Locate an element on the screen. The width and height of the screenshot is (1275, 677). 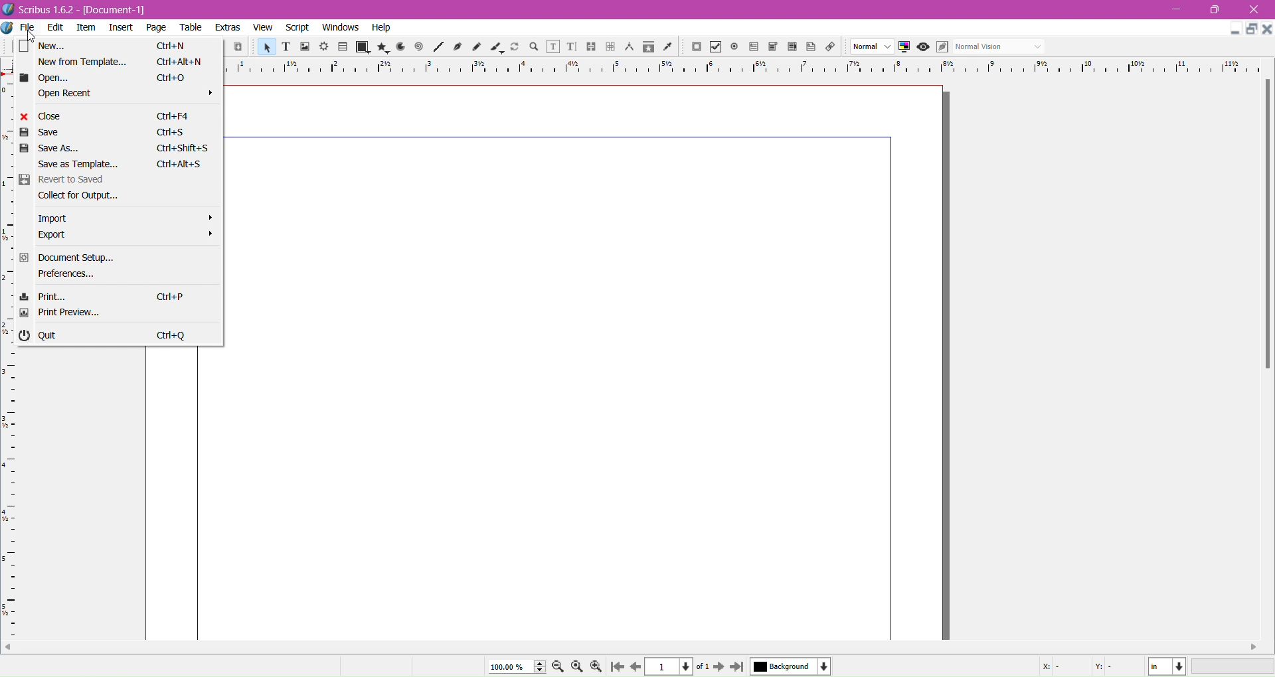
Select the image preview quality is located at coordinates (871, 48).